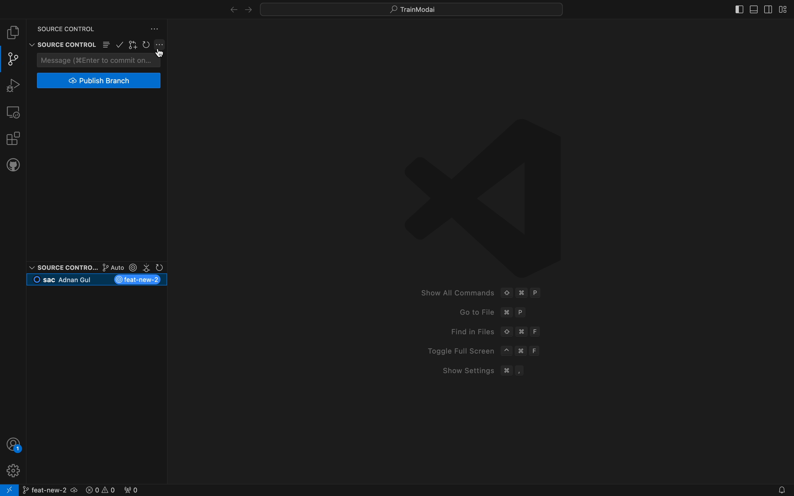  I want to click on Command, so click(523, 352).